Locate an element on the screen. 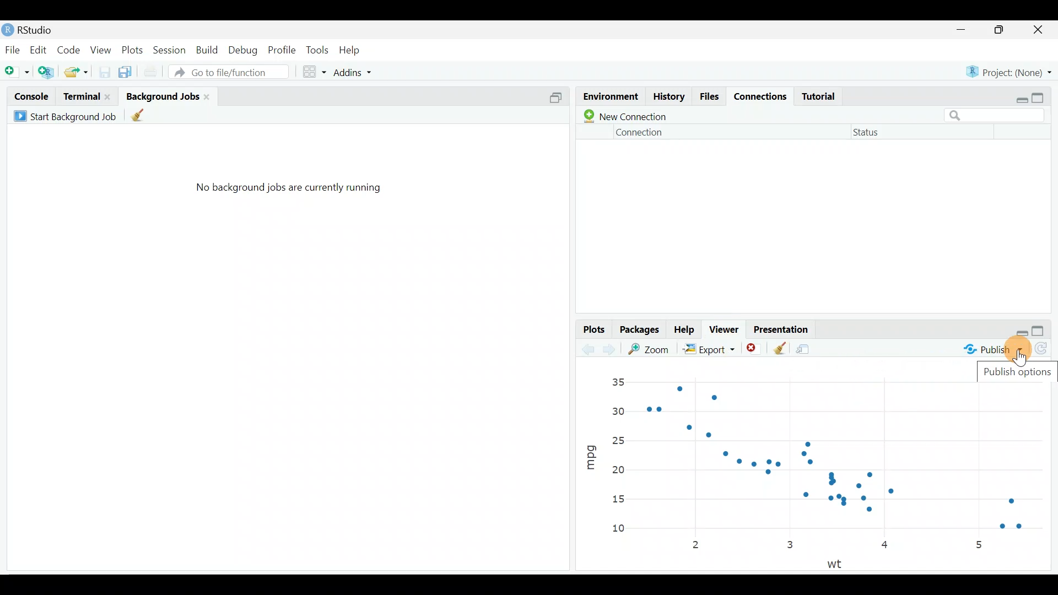  Minimize is located at coordinates (963, 30).